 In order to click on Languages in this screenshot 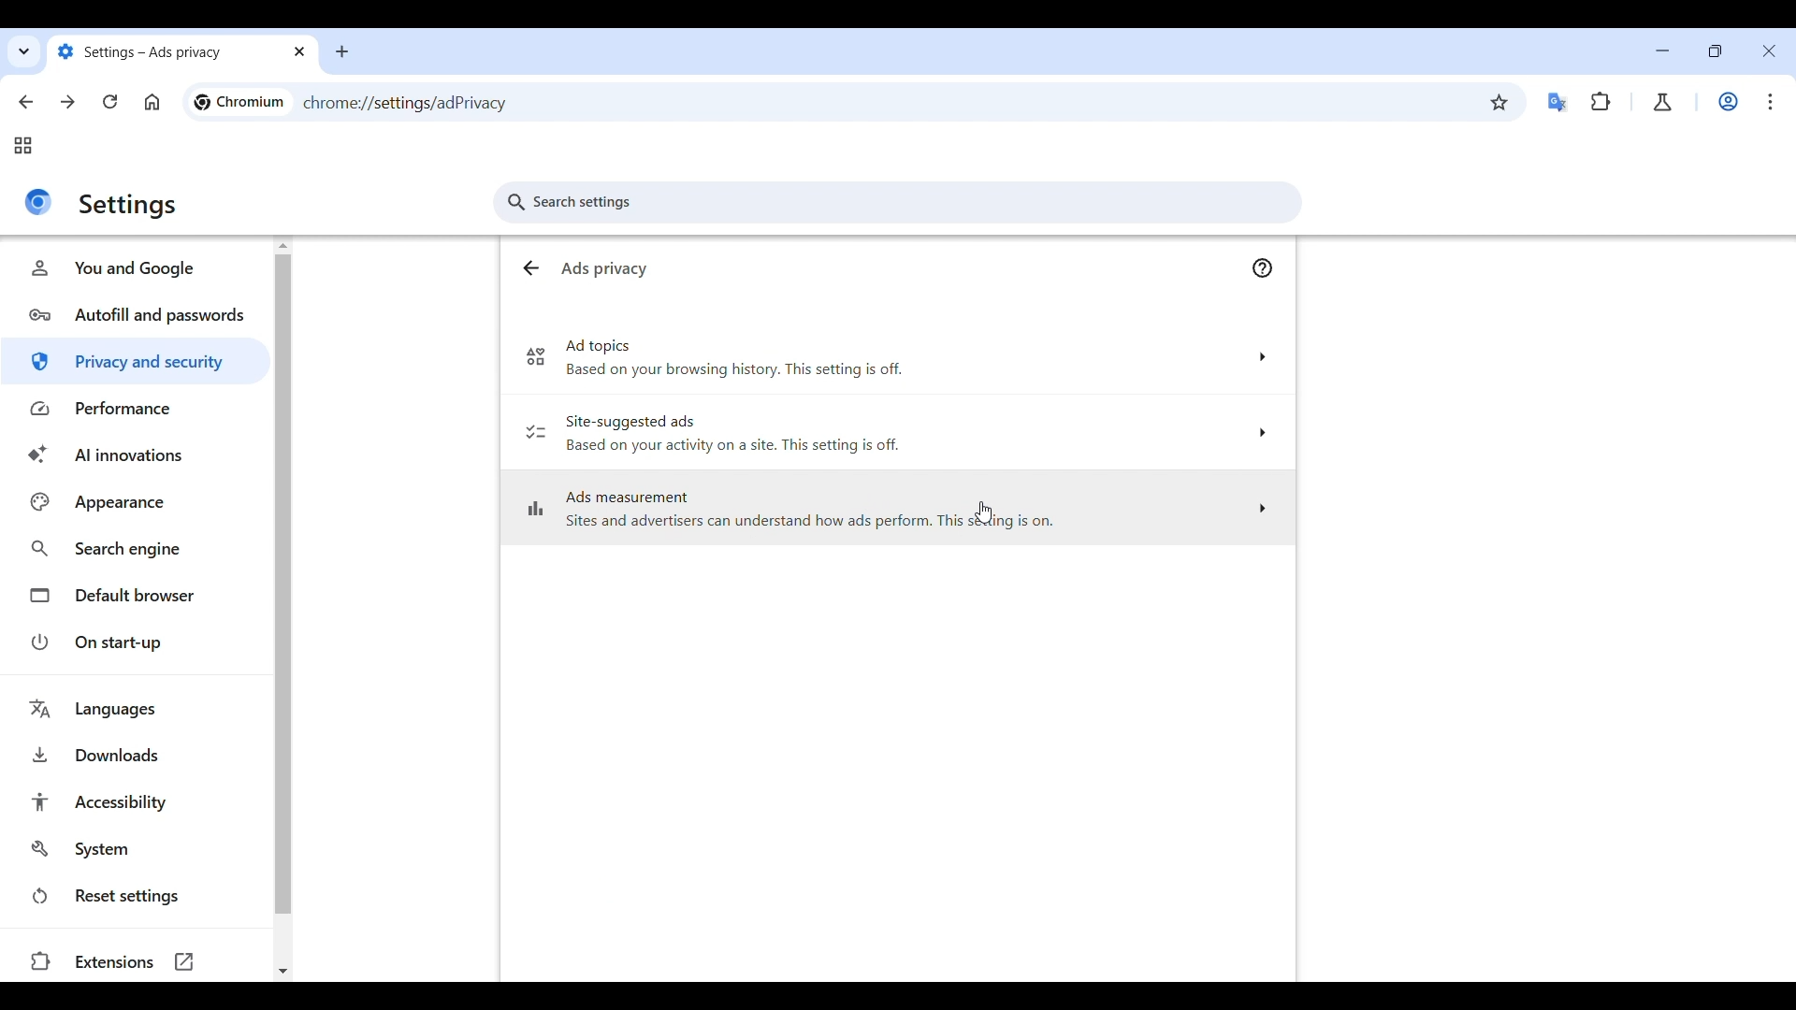, I will do `click(140, 709)`.